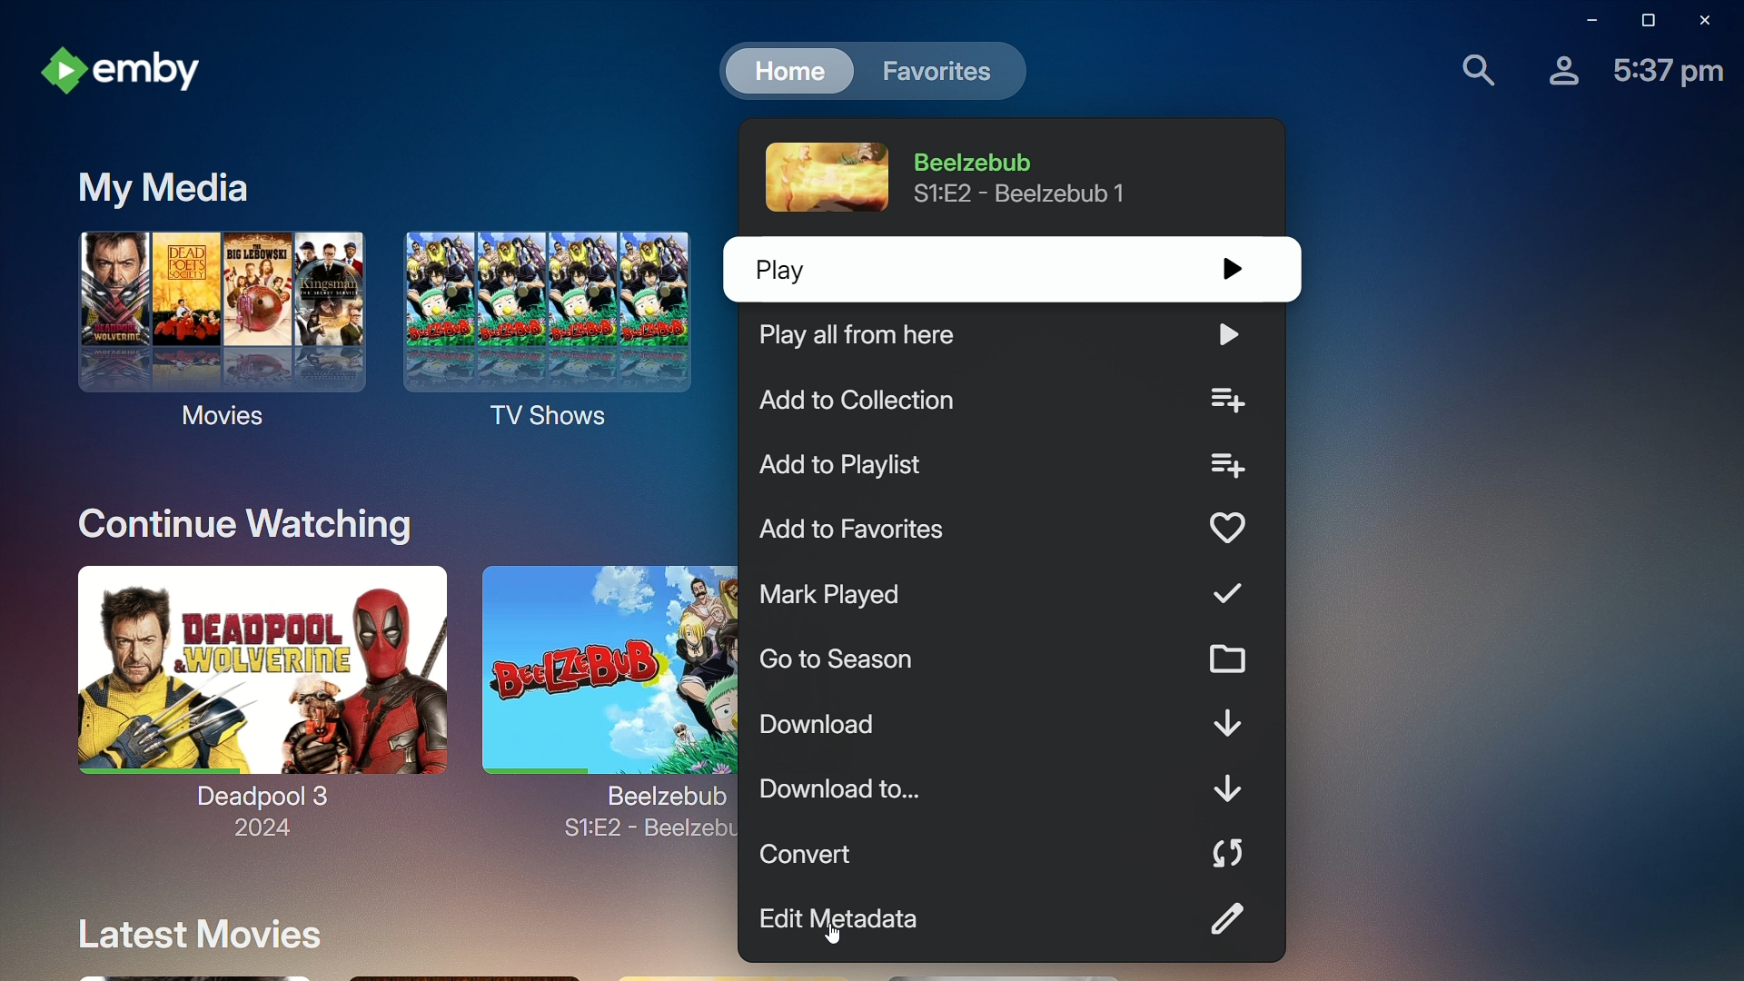  What do you see at coordinates (192, 933) in the screenshot?
I see `Latest Movies` at bounding box center [192, 933].